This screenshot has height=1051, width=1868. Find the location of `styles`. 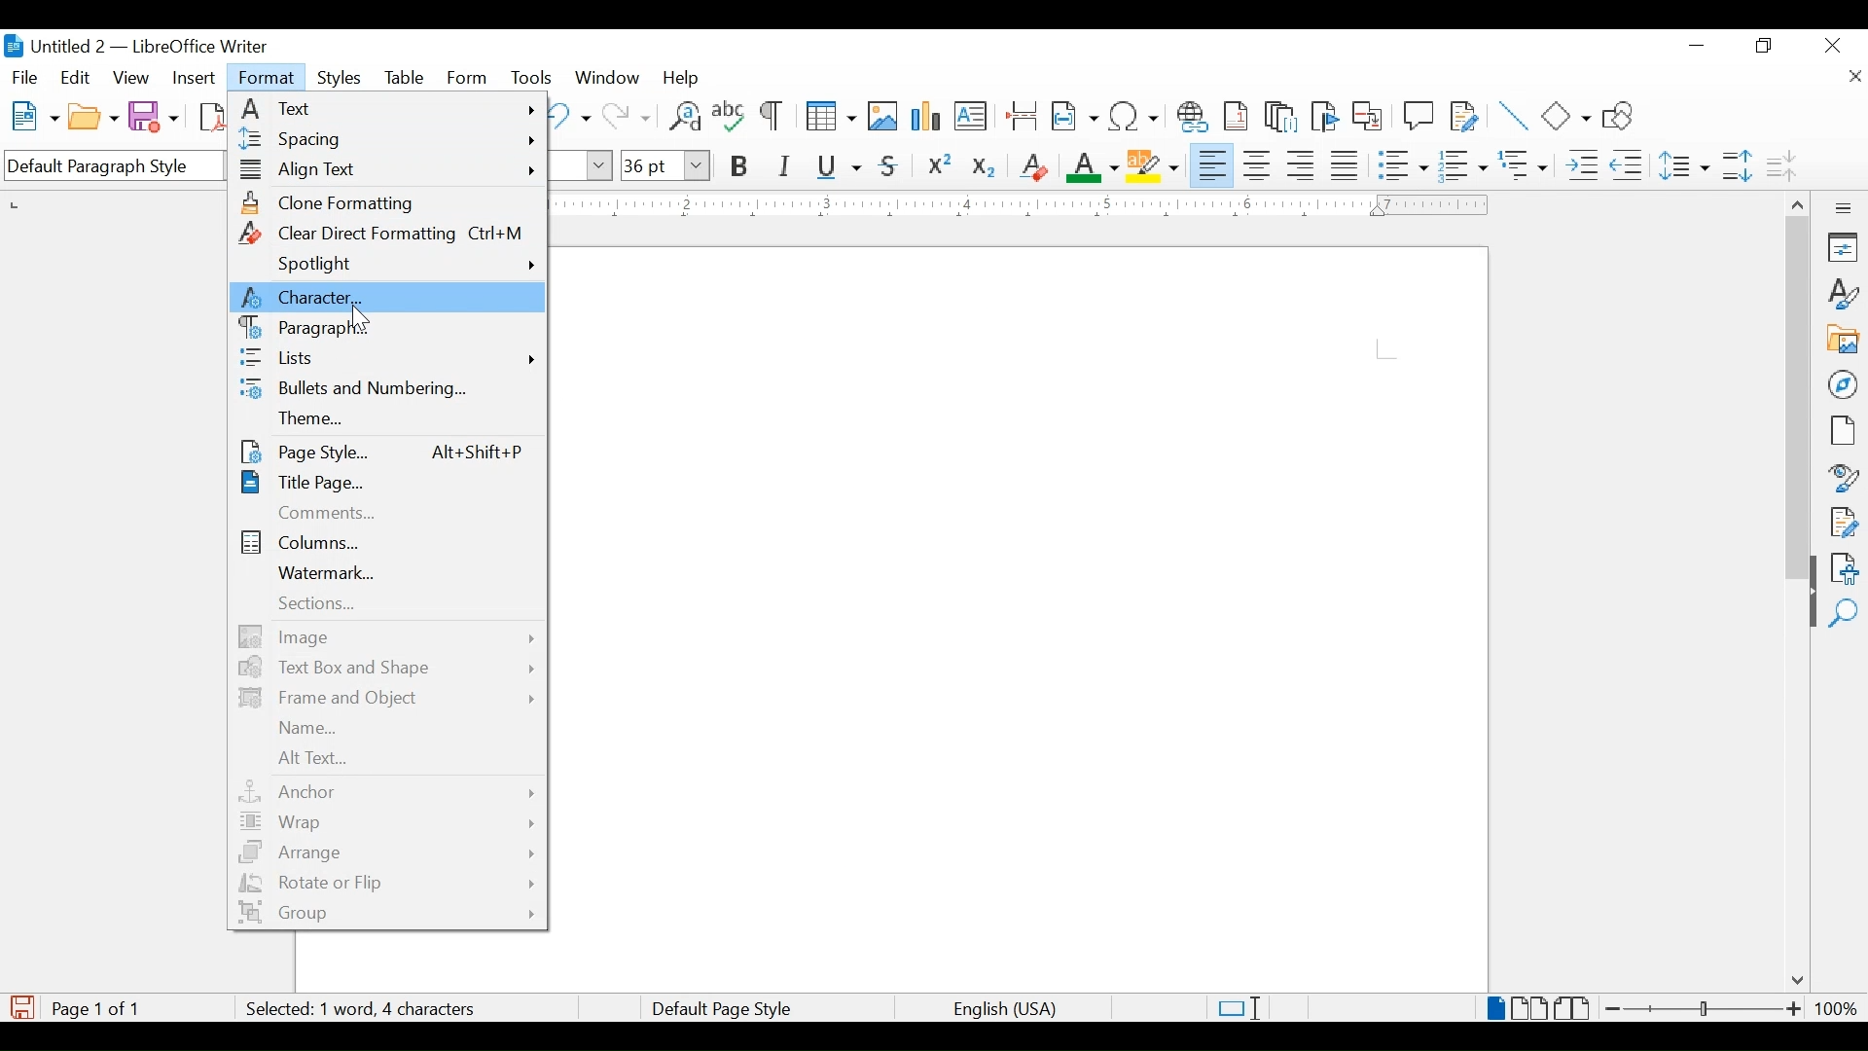

styles is located at coordinates (344, 78).